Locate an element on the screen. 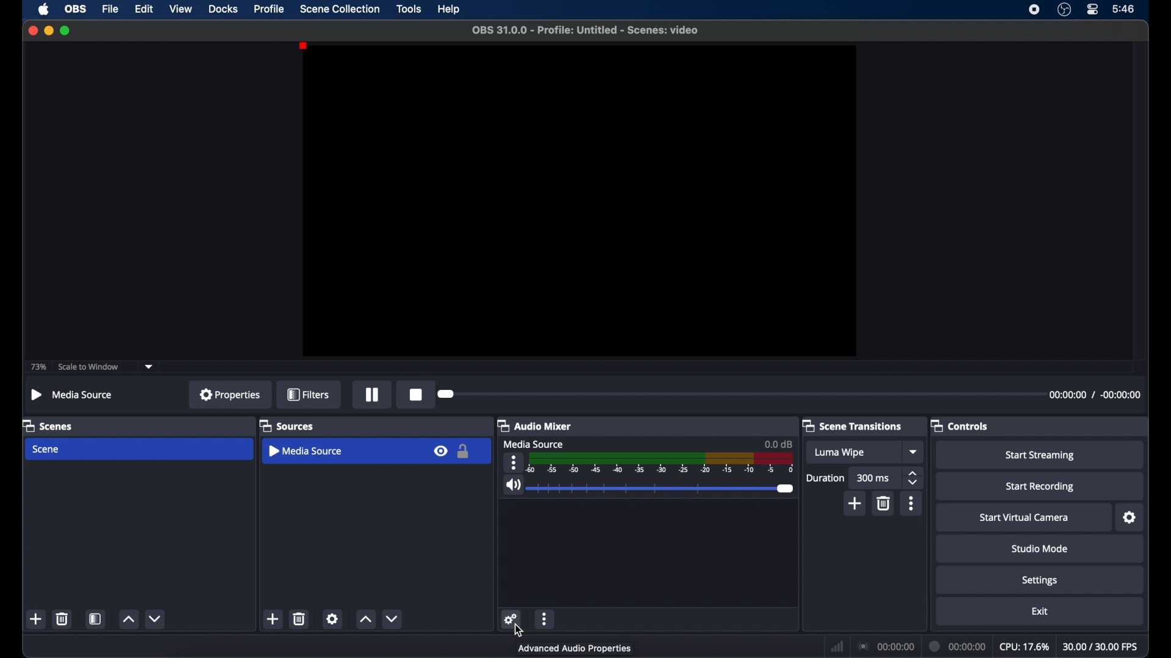 This screenshot has width=1171, height=658. pause is located at coordinates (372, 394).